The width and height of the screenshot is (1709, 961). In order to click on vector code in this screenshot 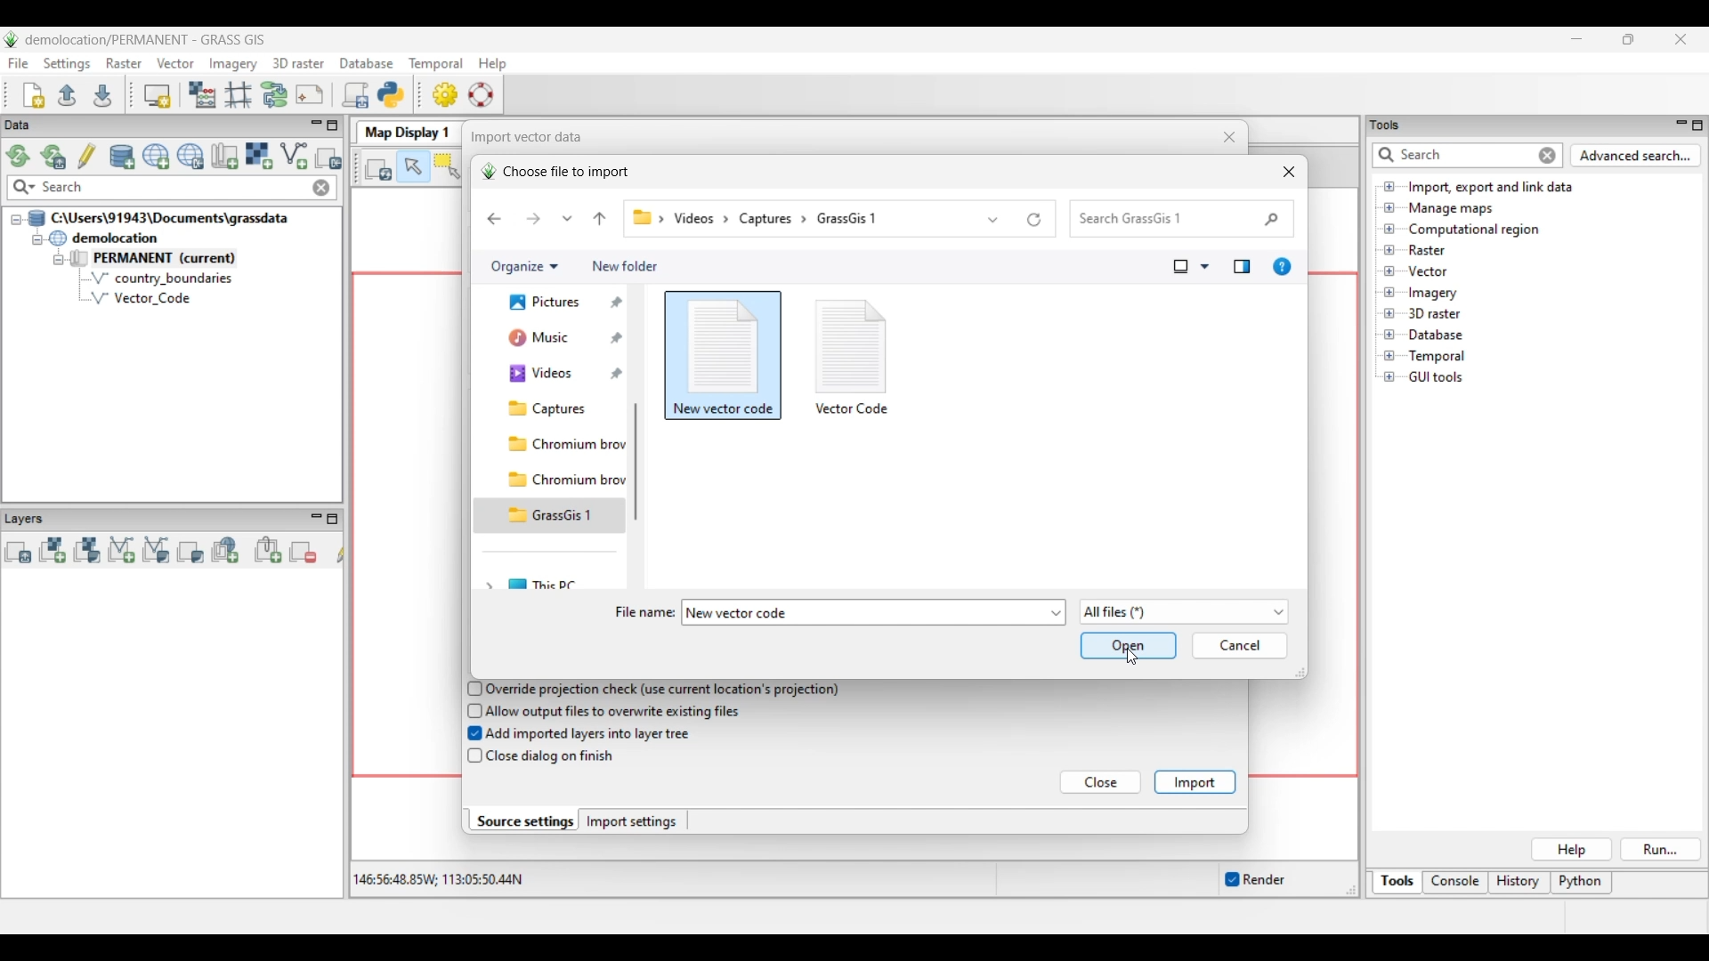, I will do `click(858, 410)`.